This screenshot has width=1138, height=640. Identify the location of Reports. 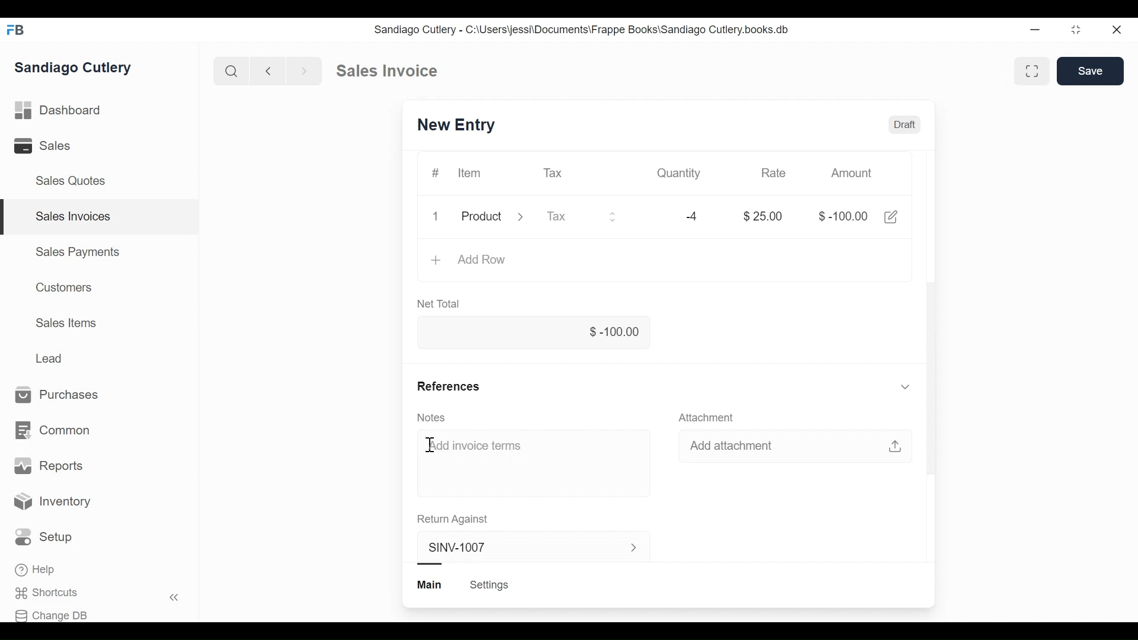
(47, 465).